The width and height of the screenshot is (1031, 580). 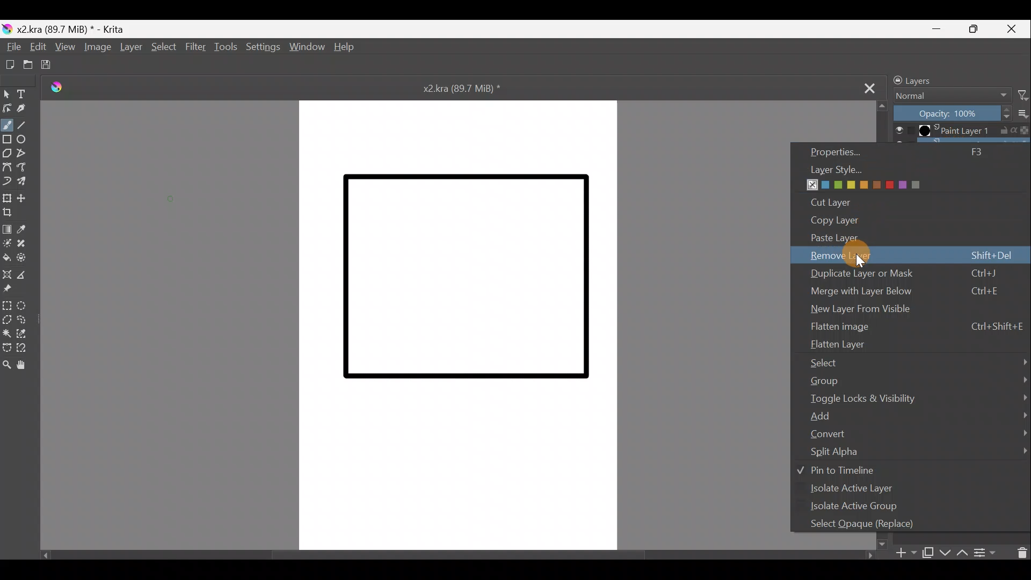 What do you see at coordinates (99, 47) in the screenshot?
I see `Image` at bounding box center [99, 47].